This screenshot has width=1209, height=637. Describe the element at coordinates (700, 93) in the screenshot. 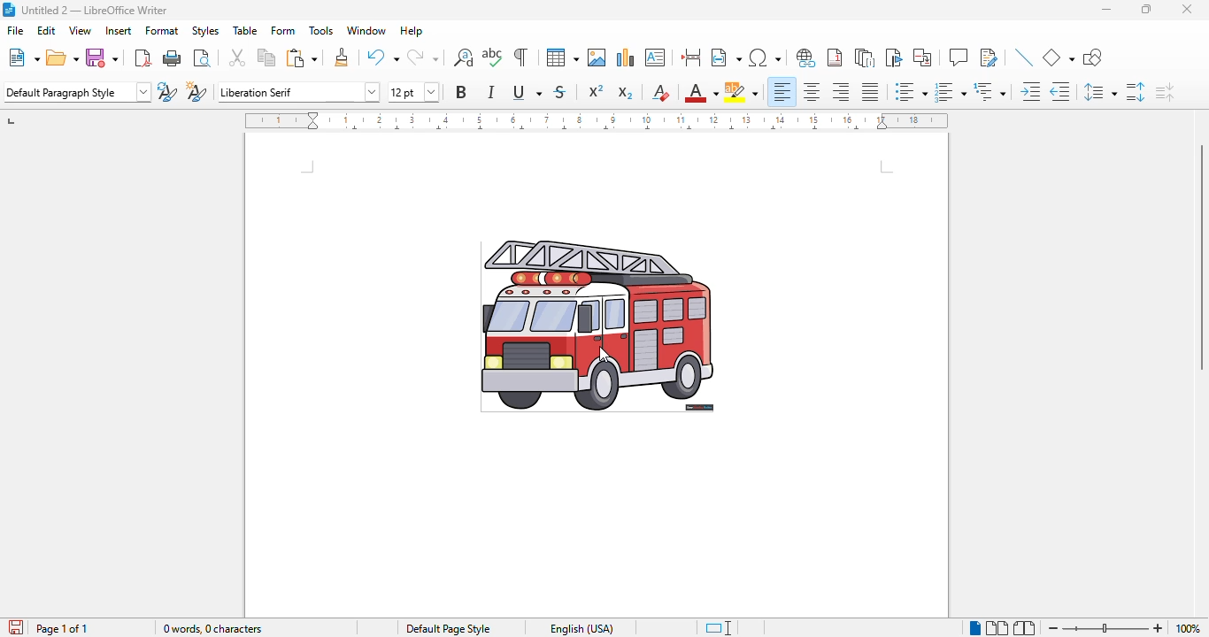

I see `font color` at that location.